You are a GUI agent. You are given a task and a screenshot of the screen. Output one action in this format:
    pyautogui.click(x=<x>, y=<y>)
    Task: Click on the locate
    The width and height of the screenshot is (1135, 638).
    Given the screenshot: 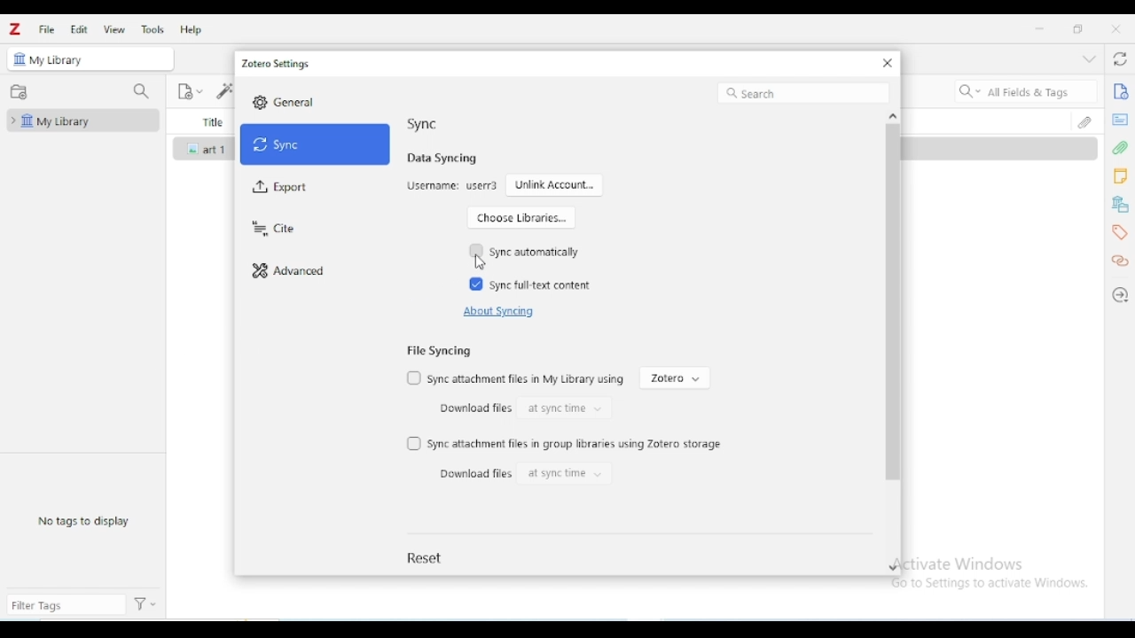 What is the action you would take?
    pyautogui.click(x=1121, y=295)
    